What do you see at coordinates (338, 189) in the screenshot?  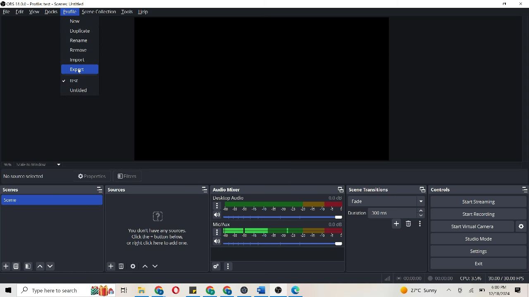 I see `screen resize` at bounding box center [338, 189].